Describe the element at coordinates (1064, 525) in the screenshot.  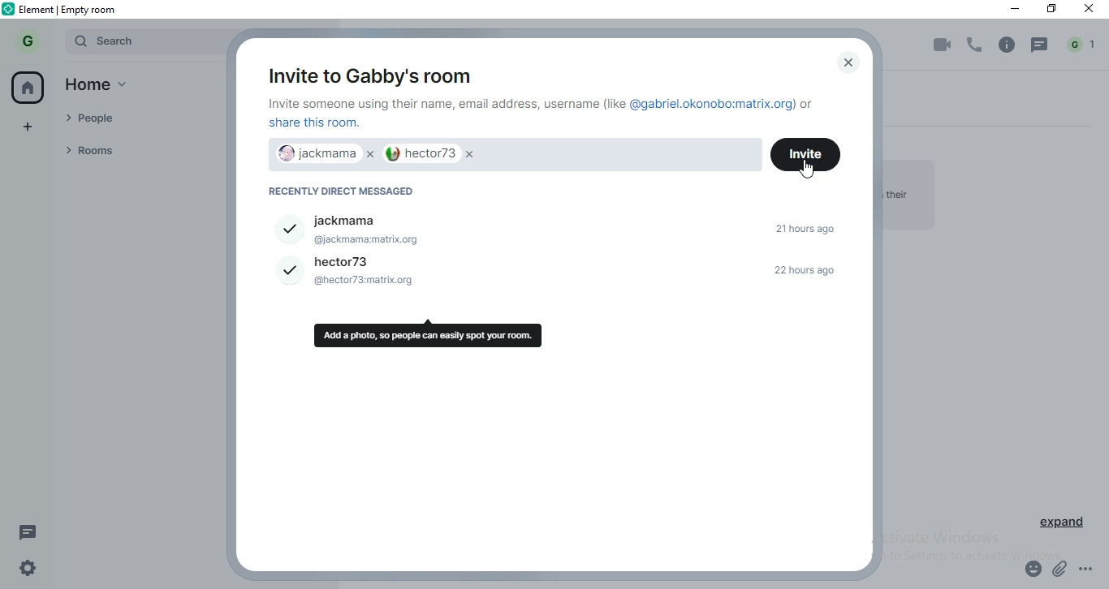
I see `expand` at that location.